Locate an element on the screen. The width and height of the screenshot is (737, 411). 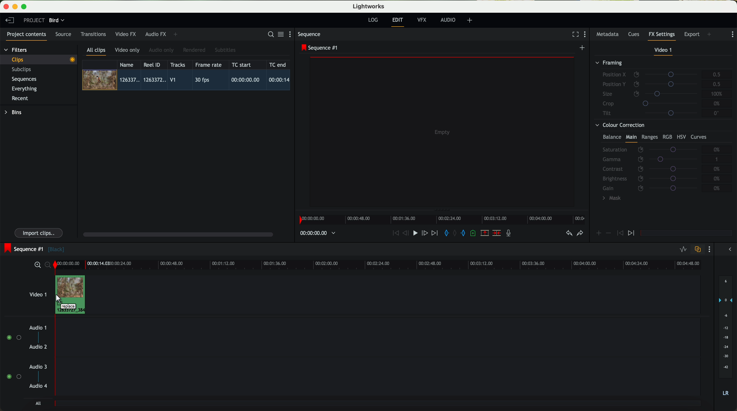
add panel is located at coordinates (177, 34).